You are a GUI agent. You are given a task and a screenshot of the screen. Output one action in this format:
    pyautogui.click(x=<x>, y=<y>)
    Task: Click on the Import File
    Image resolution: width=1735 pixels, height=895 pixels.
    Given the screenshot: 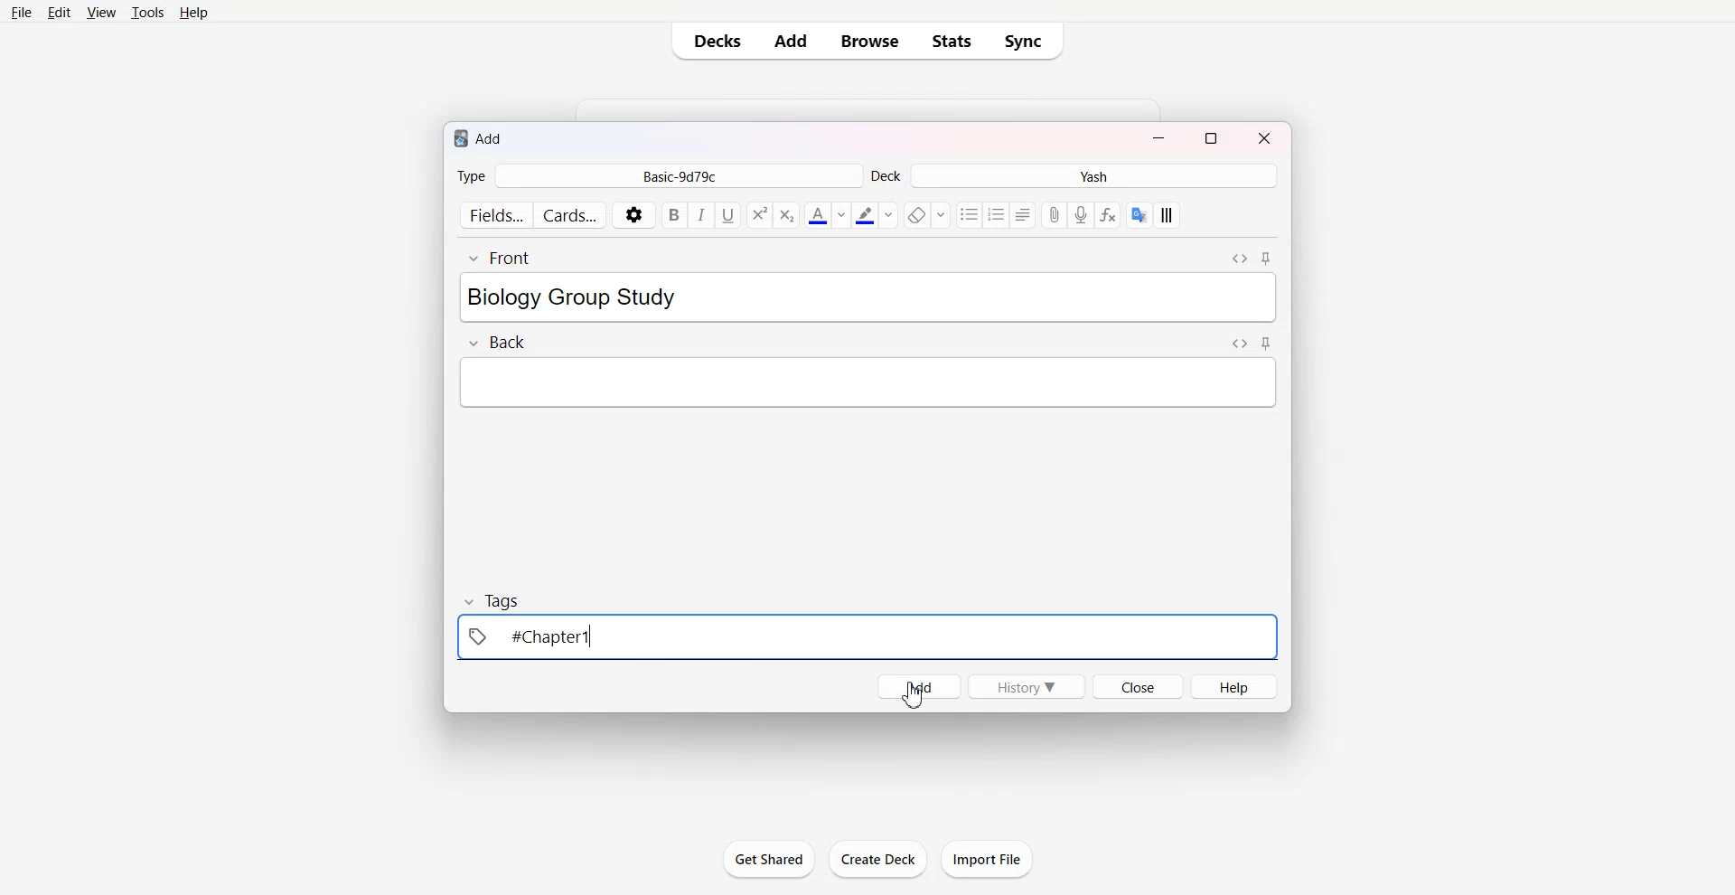 What is the action you would take?
    pyautogui.click(x=988, y=858)
    